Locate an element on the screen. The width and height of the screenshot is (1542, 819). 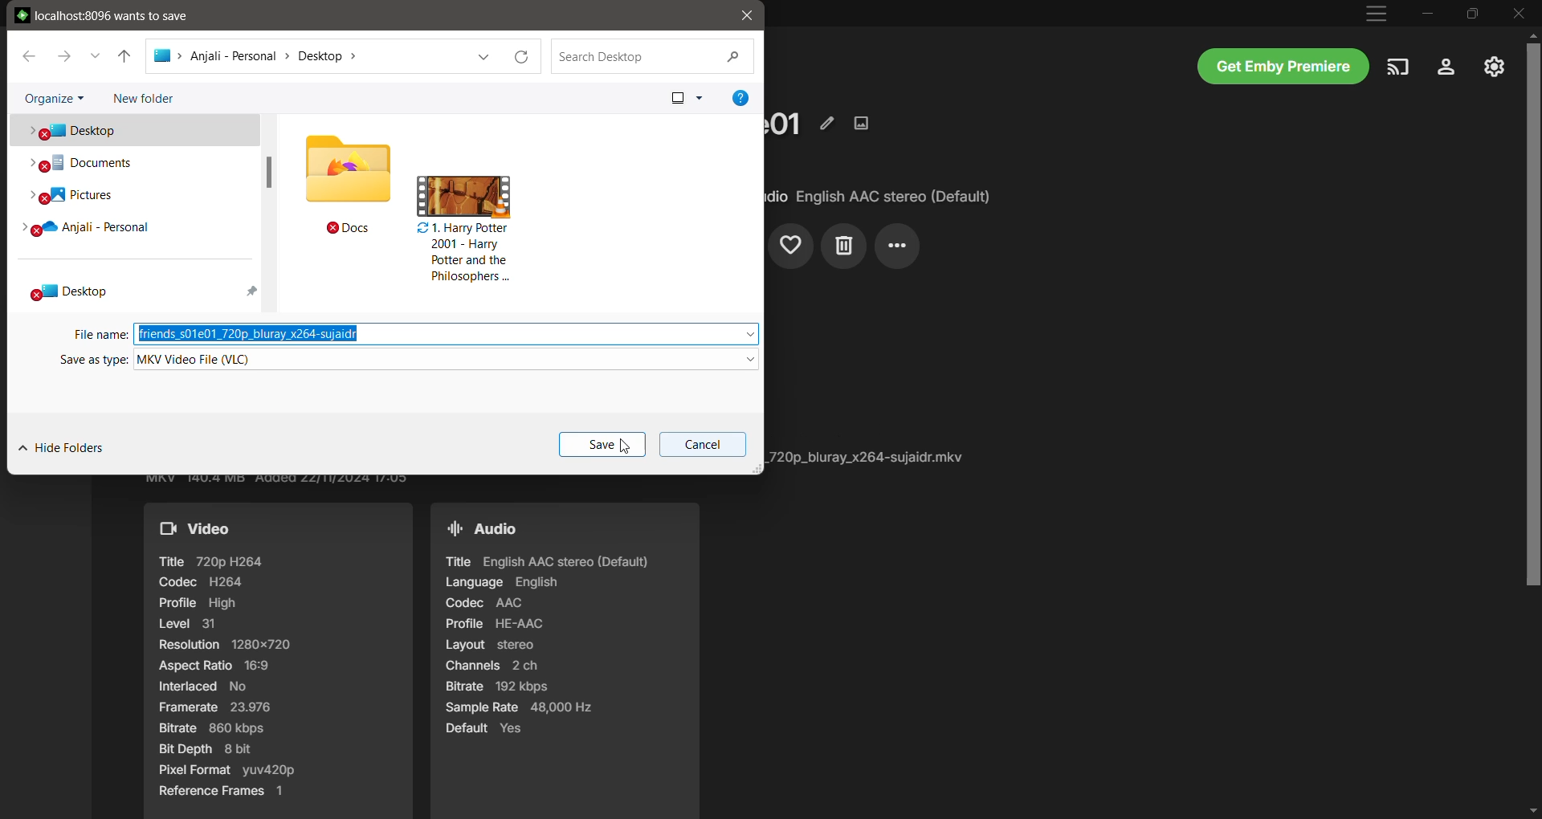
Search Current Location is located at coordinates (654, 57).